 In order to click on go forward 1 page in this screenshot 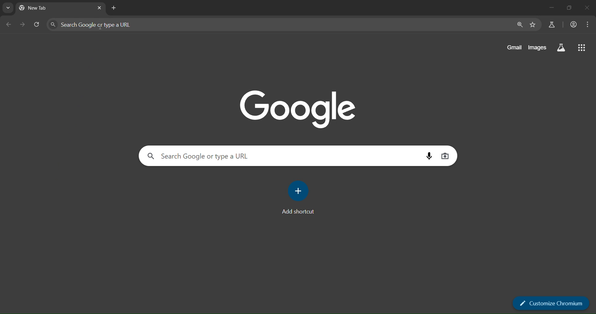, I will do `click(22, 24)`.